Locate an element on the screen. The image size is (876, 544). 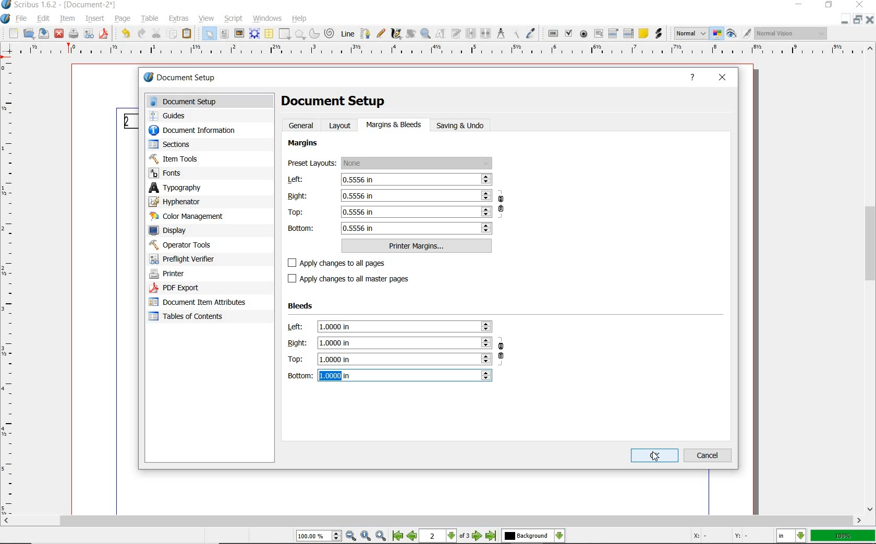
paste is located at coordinates (187, 35).